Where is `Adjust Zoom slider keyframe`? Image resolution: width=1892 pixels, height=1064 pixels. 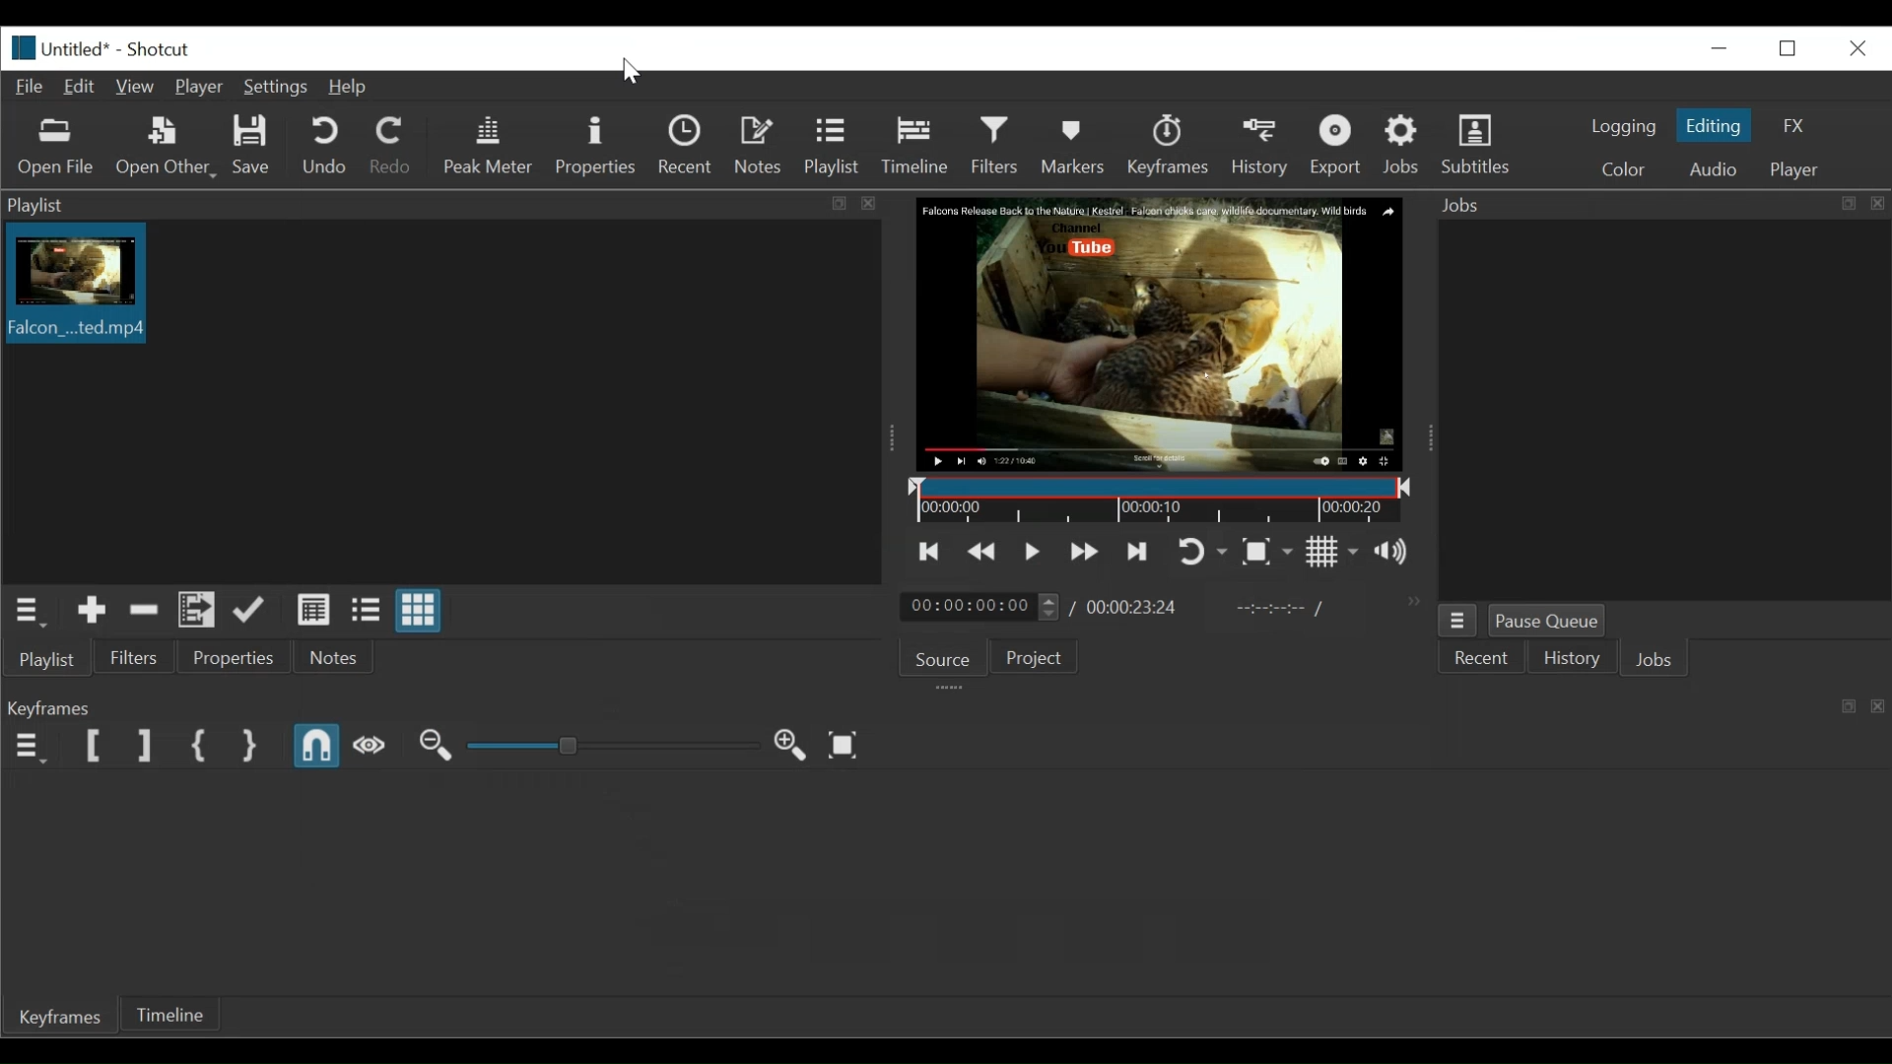
Adjust Zoom slider keyframe is located at coordinates (616, 748).